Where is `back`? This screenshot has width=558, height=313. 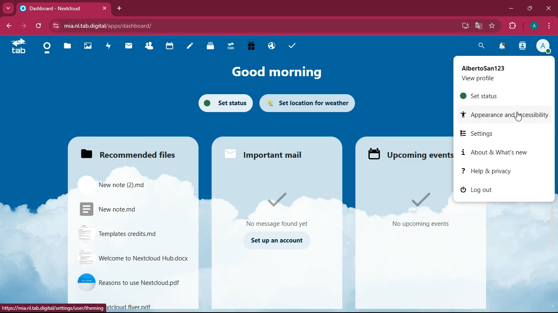
back is located at coordinates (11, 26).